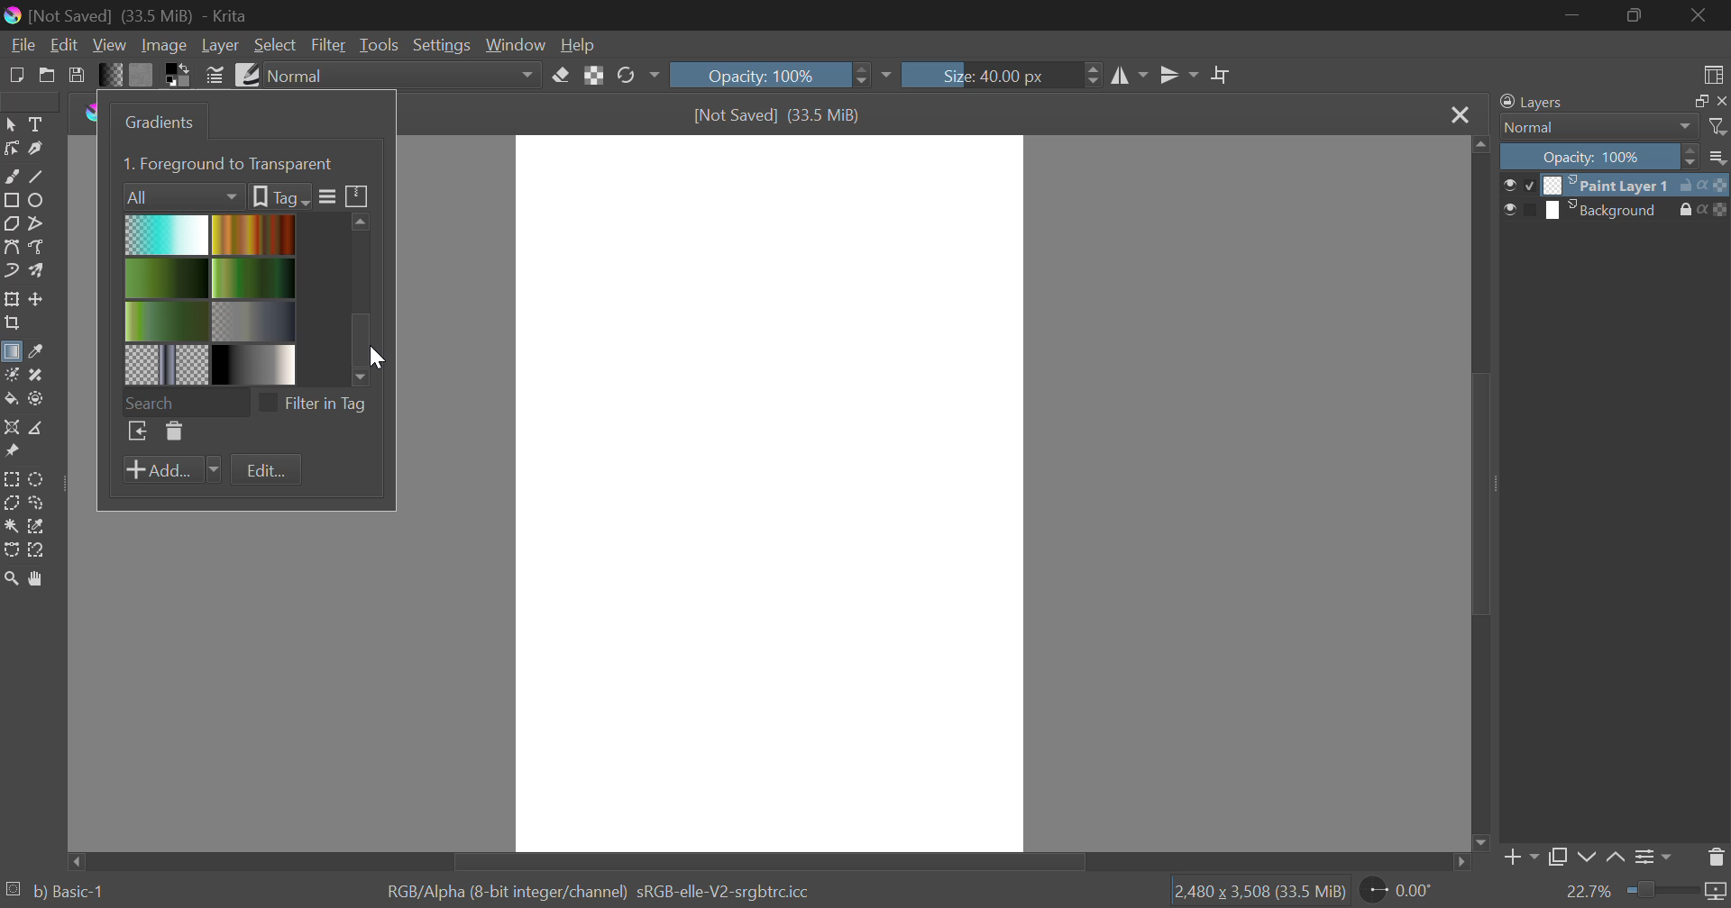 The image size is (1731, 908). Describe the element at coordinates (231, 162) in the screenshot. I see `1. Foreground to Transparent` at that location.